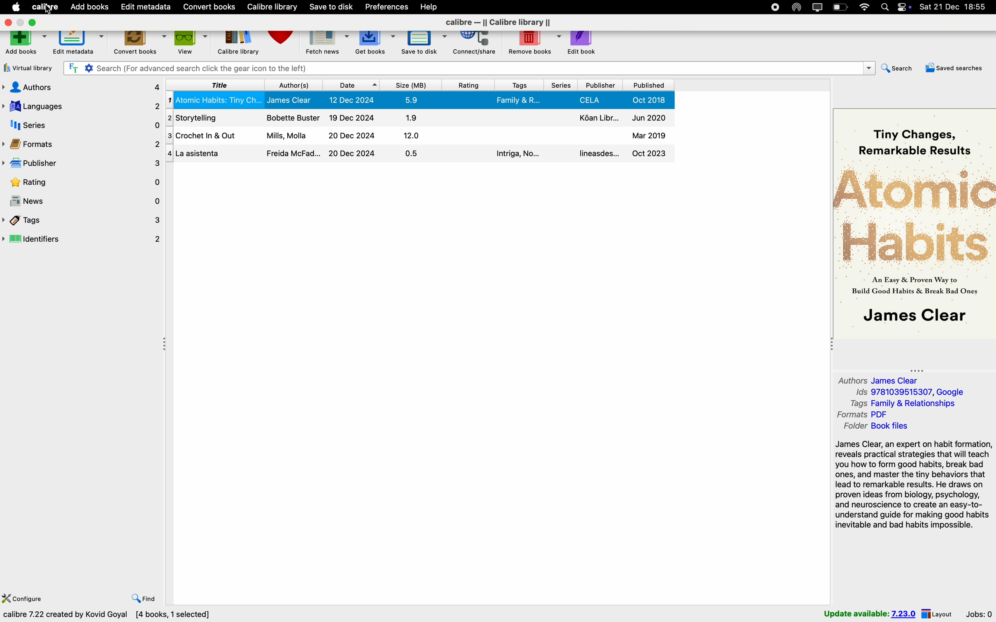 This screenshot has height=622, width=996. Describe the element at coordinates (350, 85) in the screenshot. I see `date` at that location.